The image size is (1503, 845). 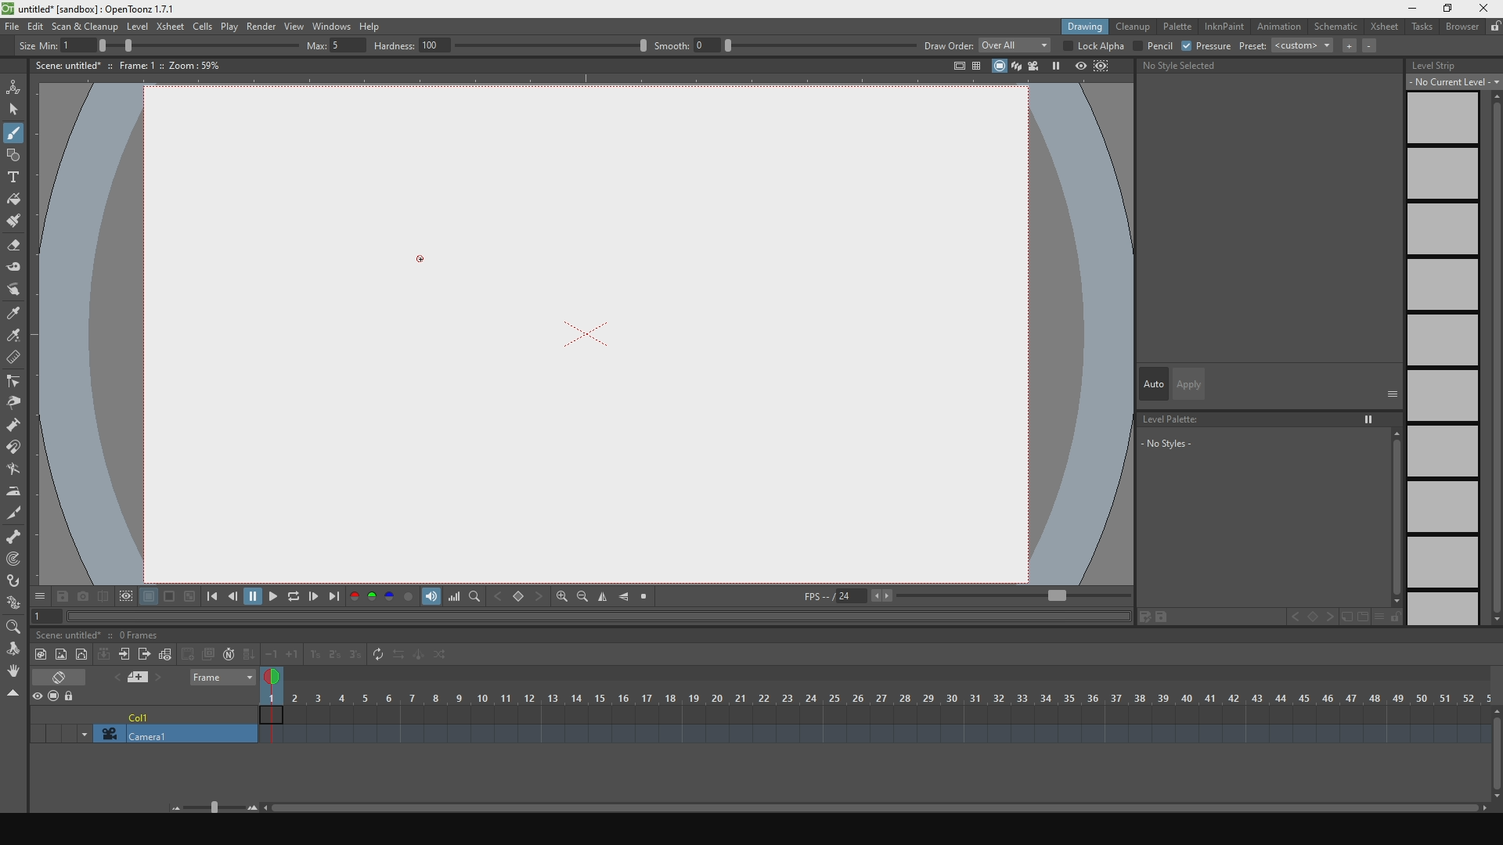 What do you see at coordinates (1281, 27) in the screenshot?
I see `animation` at bounding box center [1281, 27].